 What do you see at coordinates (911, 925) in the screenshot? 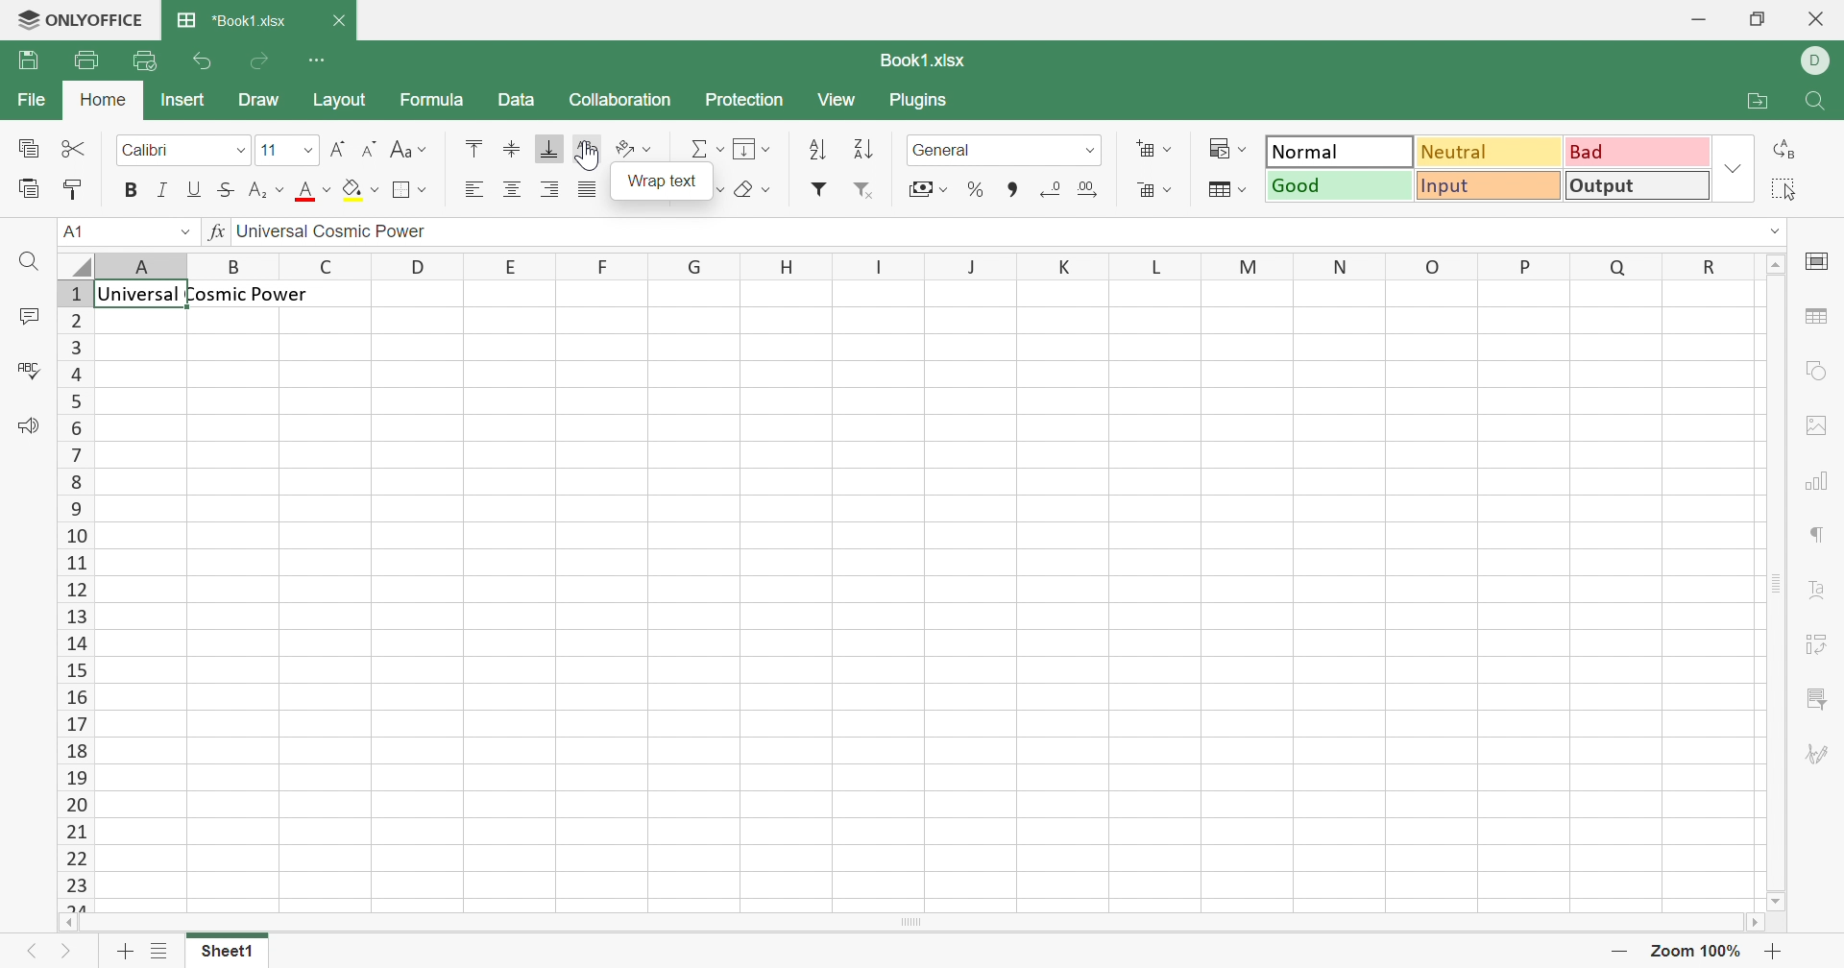
I see `Scroll Bar` at bounding box center [911, 925].